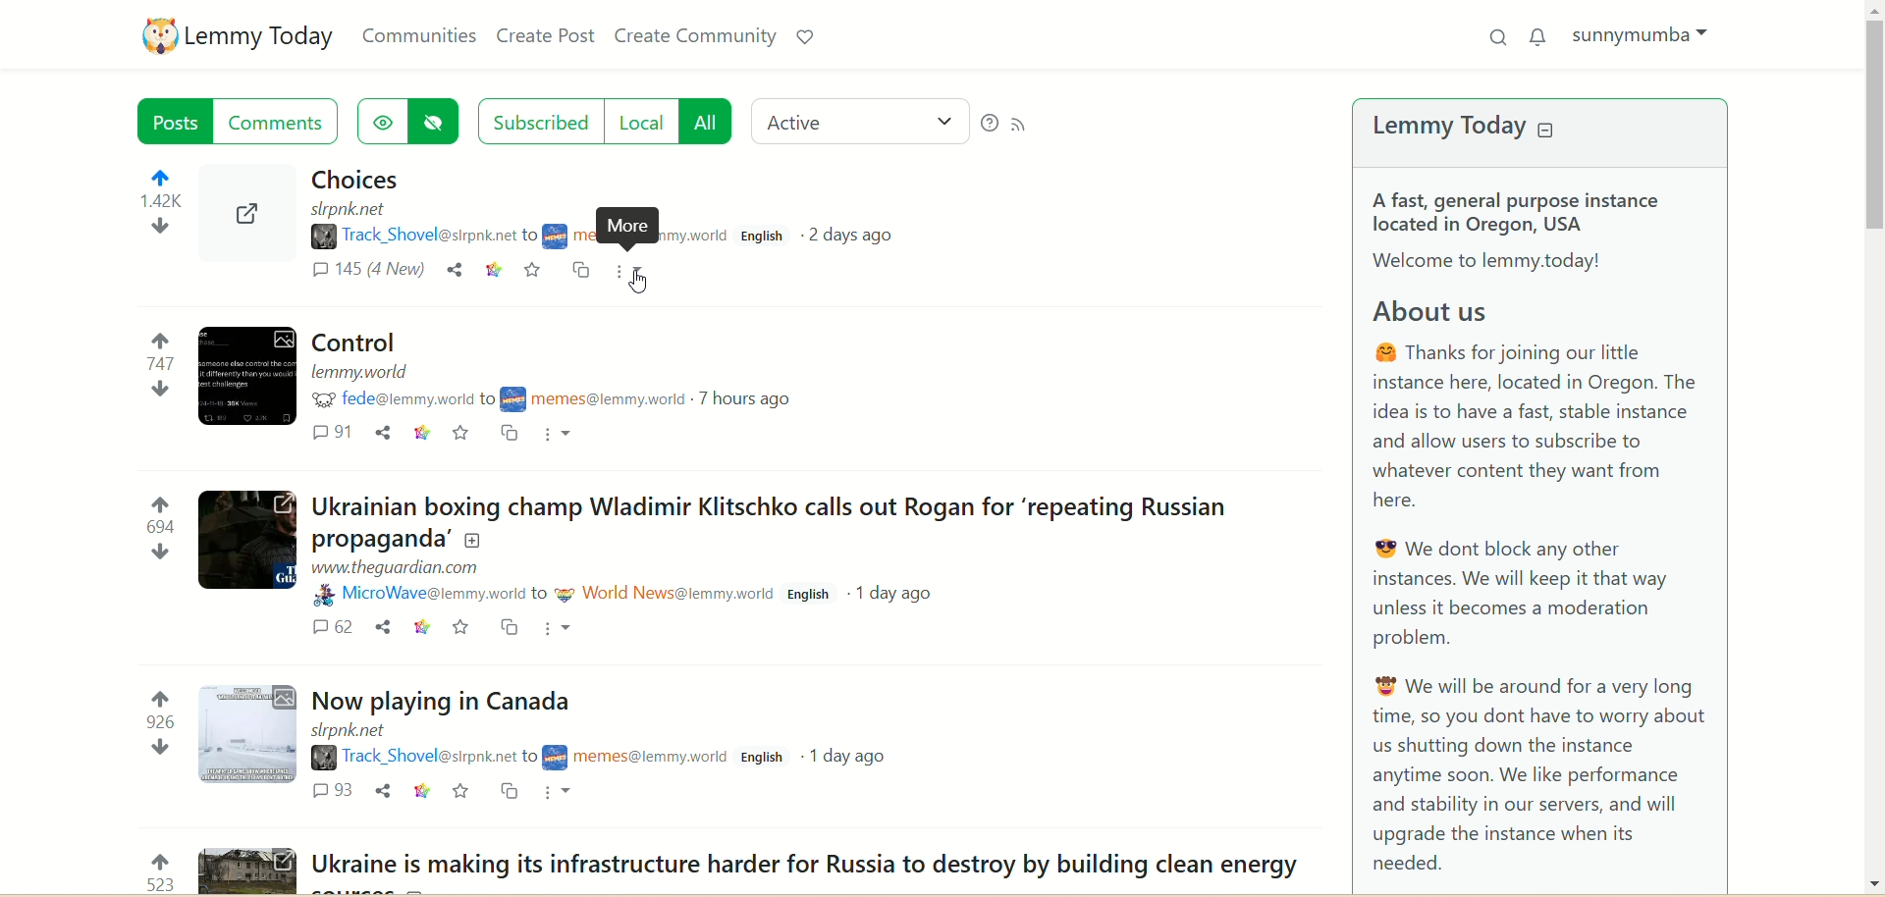 This screenshot has width=1885, height=897. What do you see at coordinates (492, 271) in the screenshot?
I see `link` at bounding box center [492, 271].